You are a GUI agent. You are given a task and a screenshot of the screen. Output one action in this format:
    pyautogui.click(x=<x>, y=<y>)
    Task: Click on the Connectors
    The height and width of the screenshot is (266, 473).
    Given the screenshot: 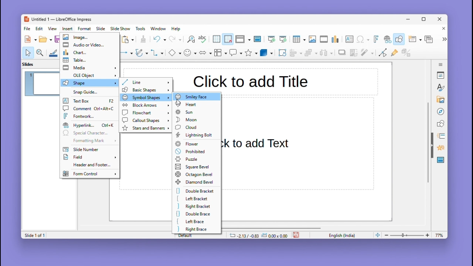 What is the action you would take?
    pyautogui.click(x=157, y=52)
    